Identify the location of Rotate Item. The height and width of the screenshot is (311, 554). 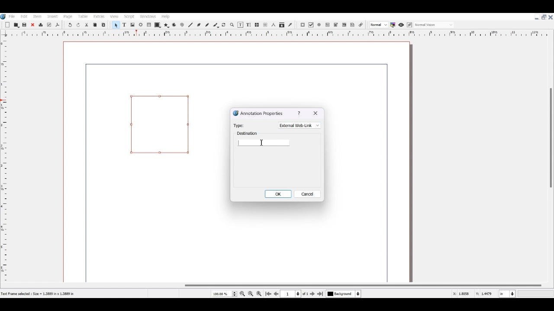
(224, 25).